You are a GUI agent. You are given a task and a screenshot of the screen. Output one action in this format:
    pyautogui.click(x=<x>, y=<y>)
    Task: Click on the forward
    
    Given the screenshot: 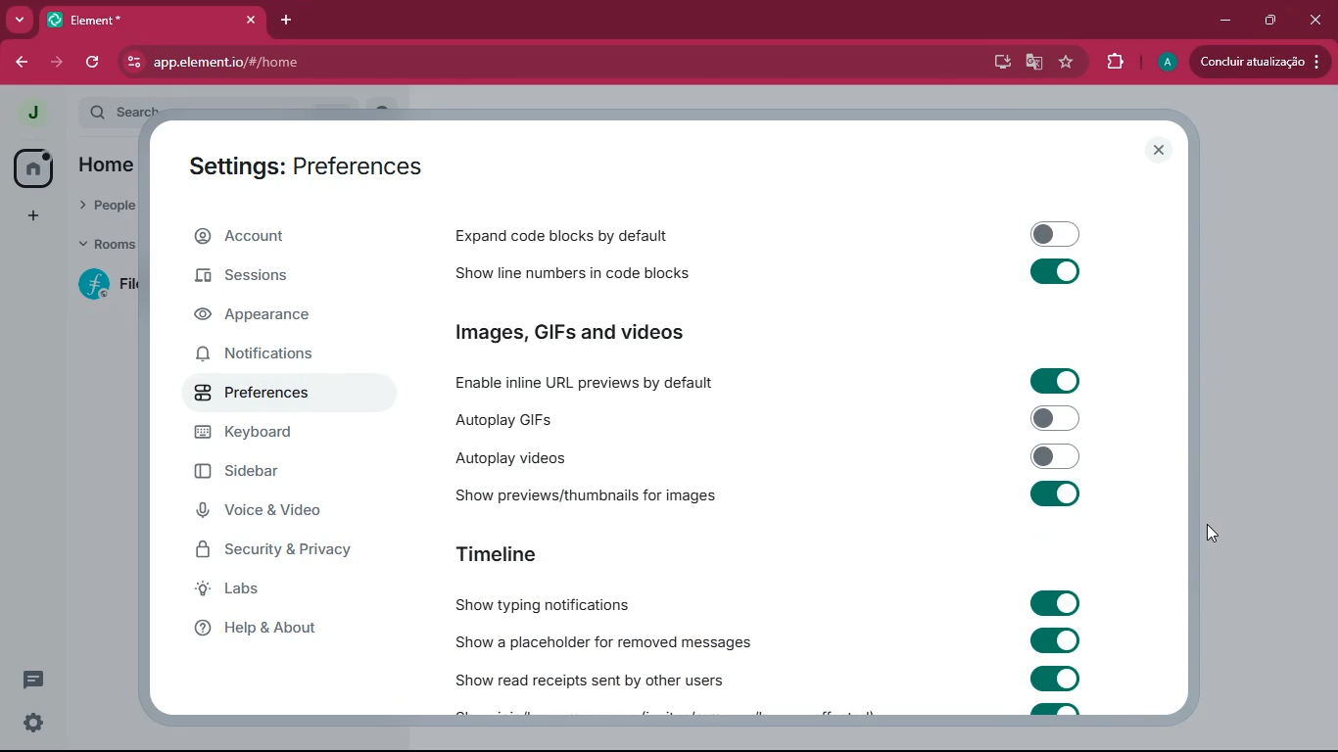 What is the action you would take?
    pyautogui.click(x=20, y=64)
    